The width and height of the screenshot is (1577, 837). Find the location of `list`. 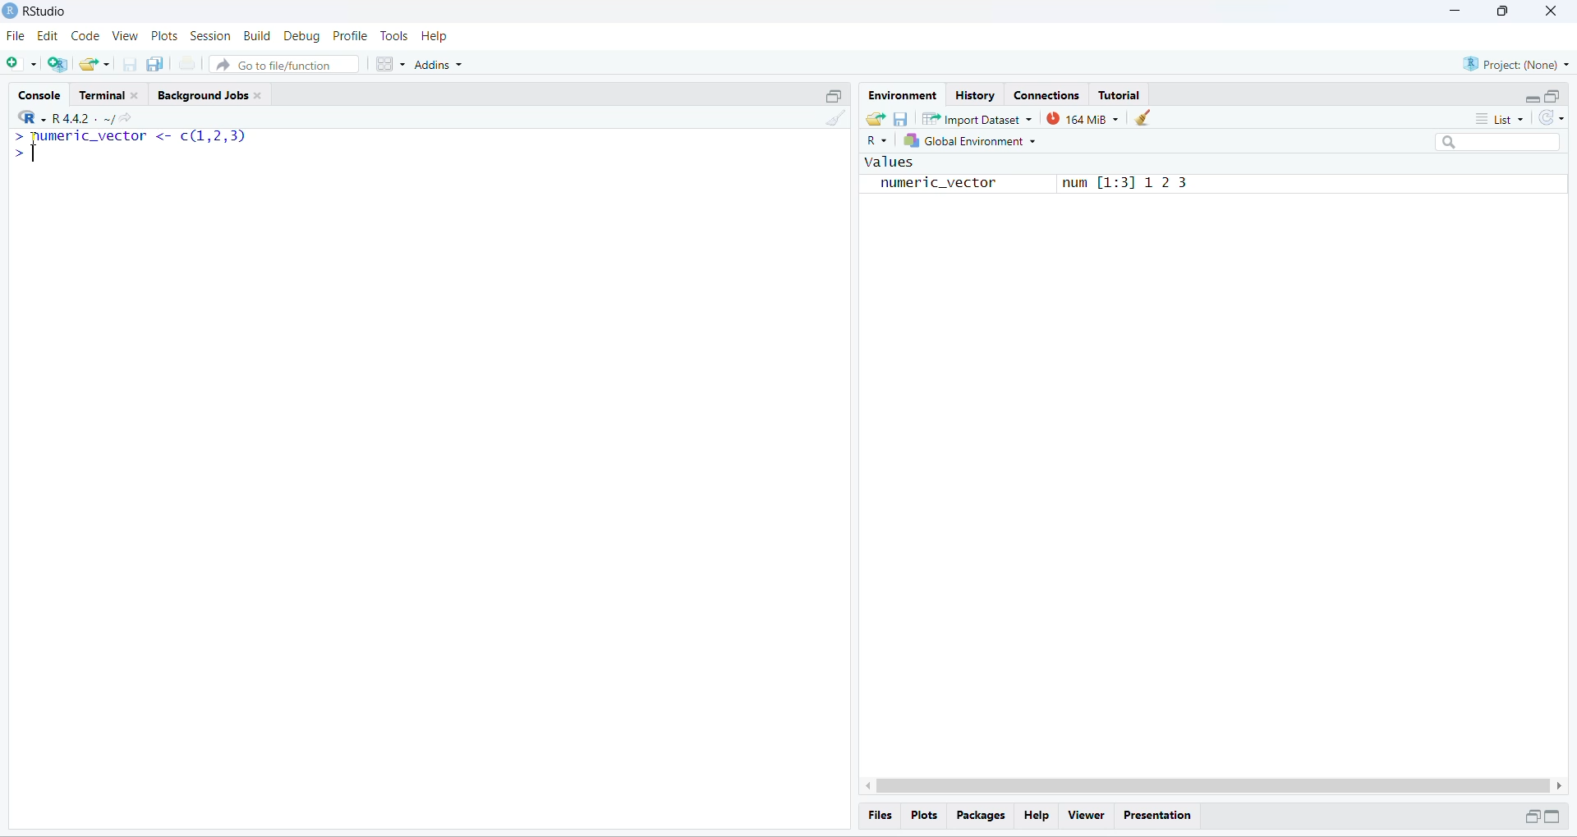

list is located at coordinates (1505, 118).